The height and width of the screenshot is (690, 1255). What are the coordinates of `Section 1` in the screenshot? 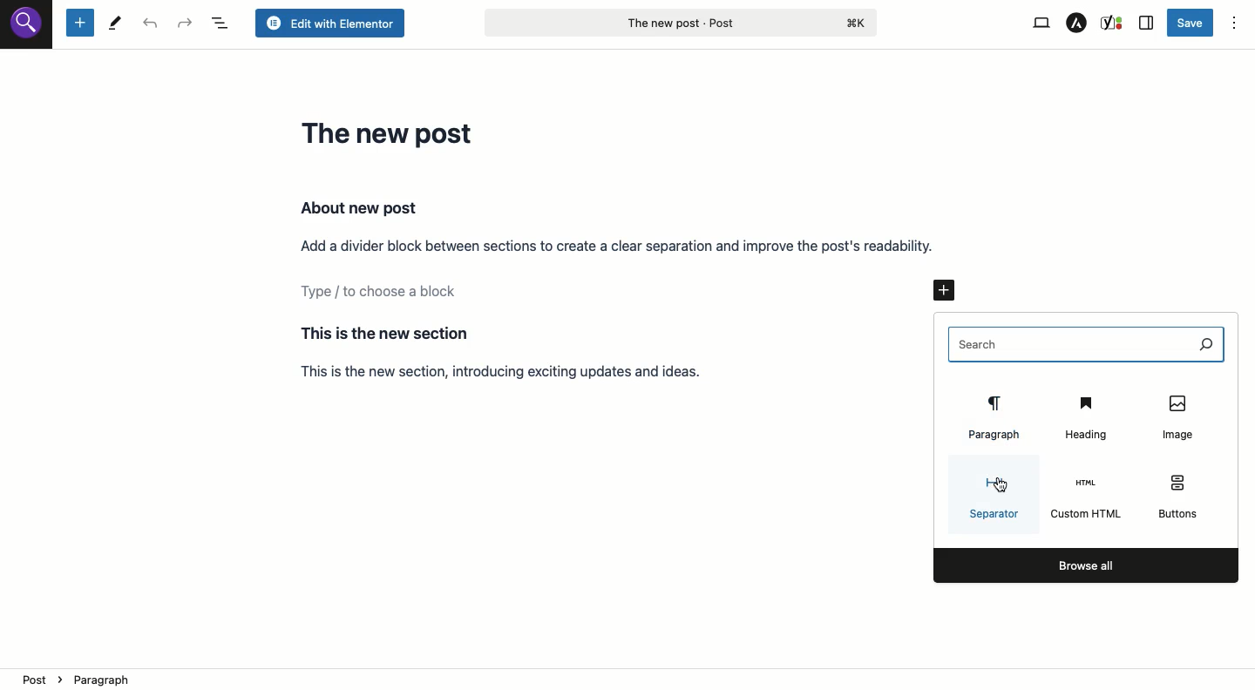 It's located at (618, 226).